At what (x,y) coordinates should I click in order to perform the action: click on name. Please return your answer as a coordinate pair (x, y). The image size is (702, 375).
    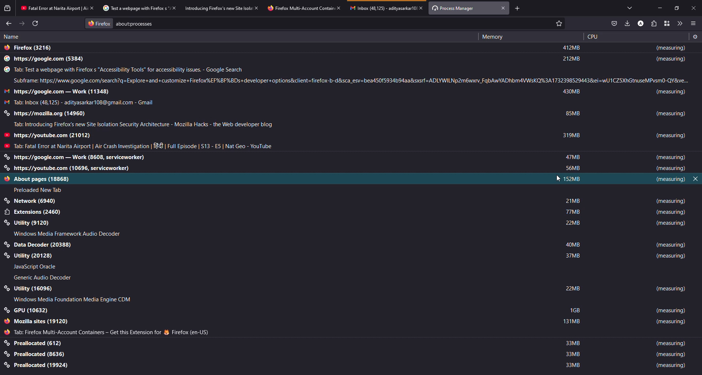
    Looking at the image, I should click on (12, 37).